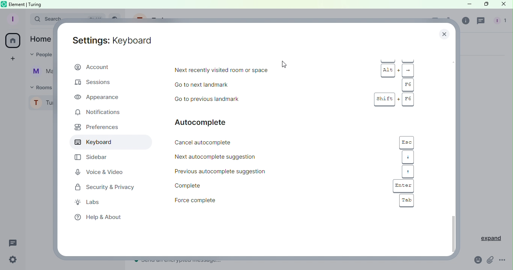  Describe the element at coordinates (248, 171) in the screenshot. I see `Previous autocomplete suggestions` at that location.